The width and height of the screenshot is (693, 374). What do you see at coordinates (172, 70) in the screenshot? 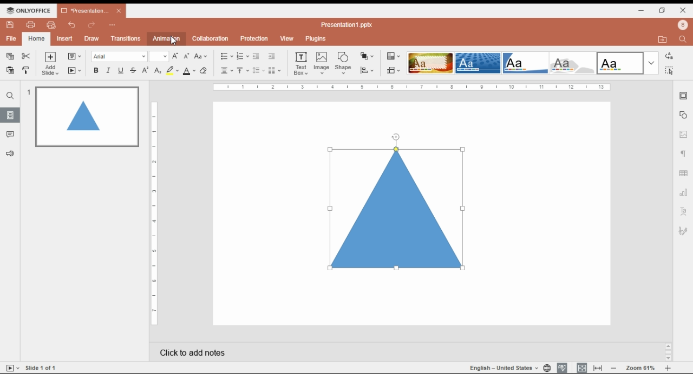
I see `highlight color` at bounding box center [172, 70].